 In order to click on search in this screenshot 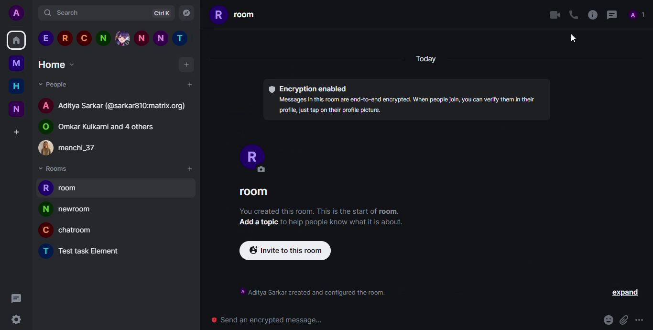, I will do `click(67, 13)`.